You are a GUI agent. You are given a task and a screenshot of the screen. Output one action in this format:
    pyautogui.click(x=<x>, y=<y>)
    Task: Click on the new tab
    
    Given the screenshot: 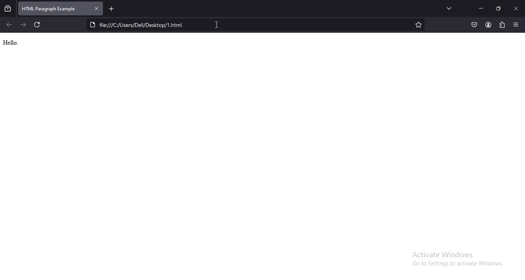 What is the action you would take?
    pyautogui.click(x=112, y=9)
    